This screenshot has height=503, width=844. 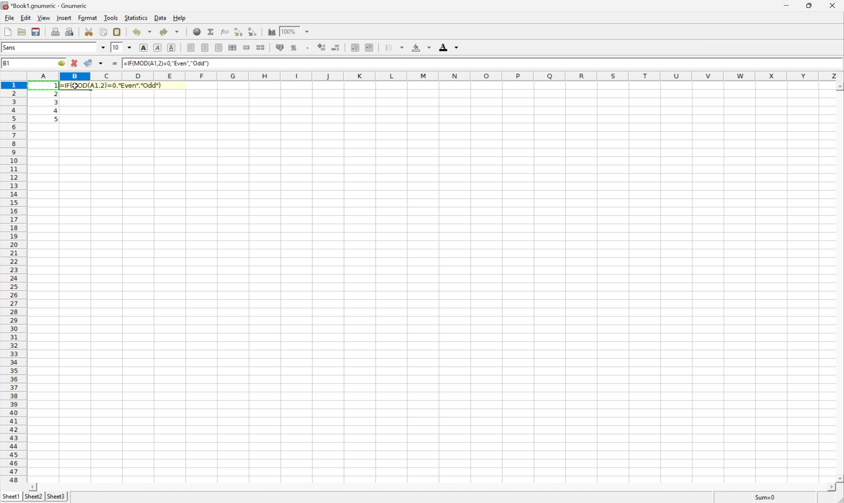 What do you see at coordinates (246, 47) in the screenshot?
I see `Merge range of cells` at bounding box center [246, 47].